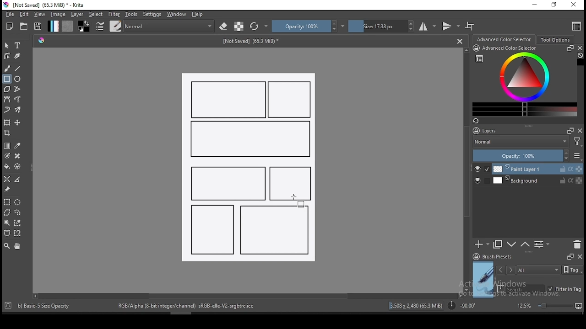 This screenshot has width=586, height=329. Describe the element at coordinates (16, 233) in the screenshot. I see `magnetic curve selection tool` at that location.